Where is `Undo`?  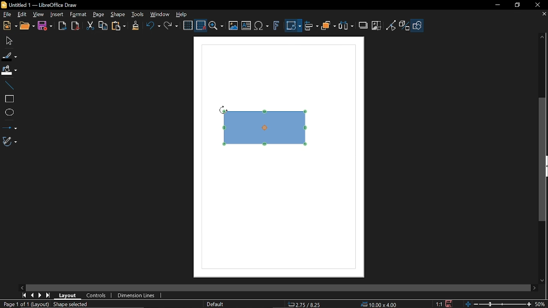 Undo is located at coordinates (152, 27).